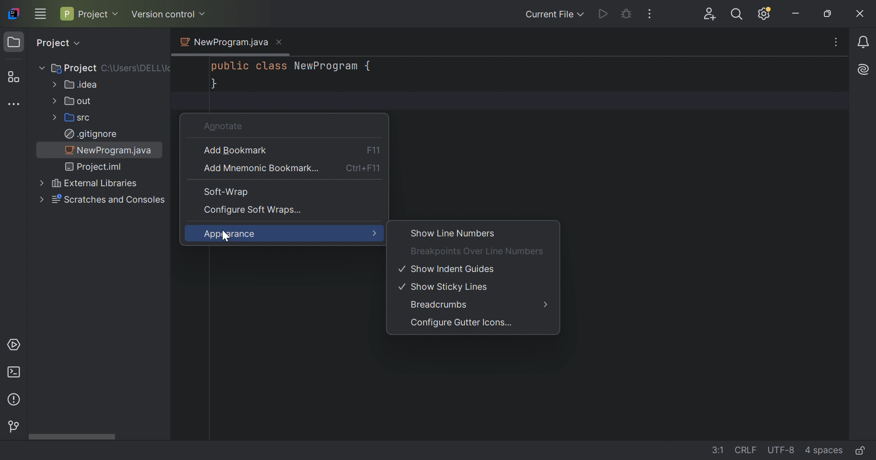  I want to click on External Libraries, so click(95, 184).